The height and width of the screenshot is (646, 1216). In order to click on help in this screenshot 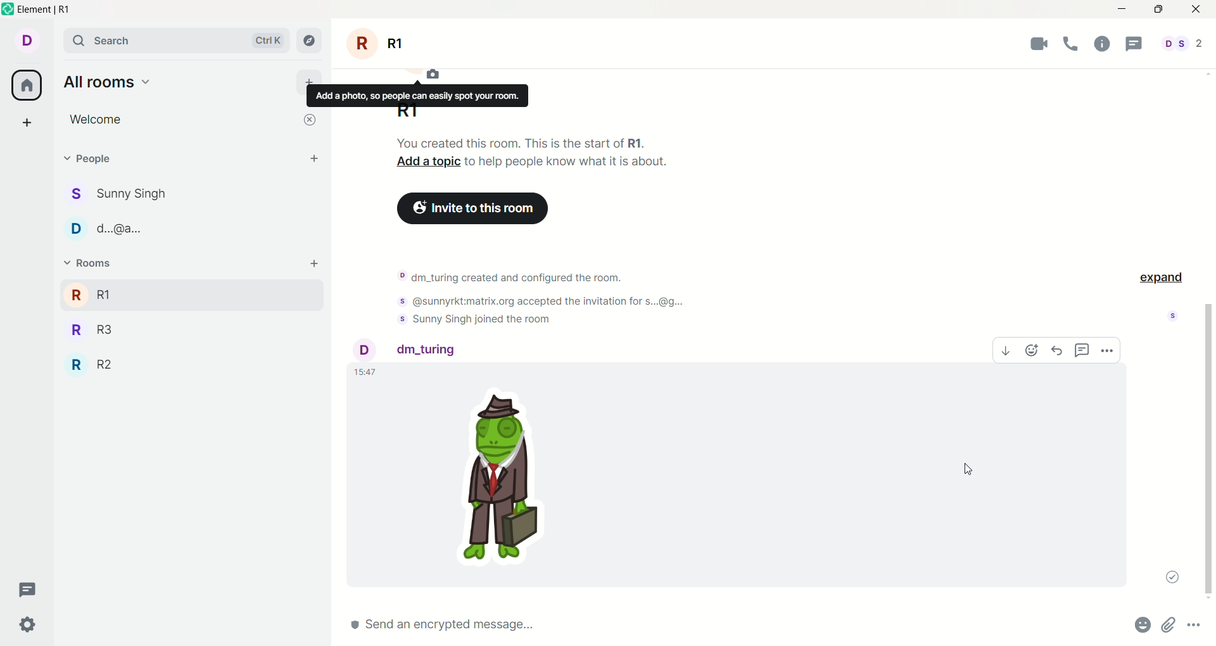, I will do `click(1103, 43)`.